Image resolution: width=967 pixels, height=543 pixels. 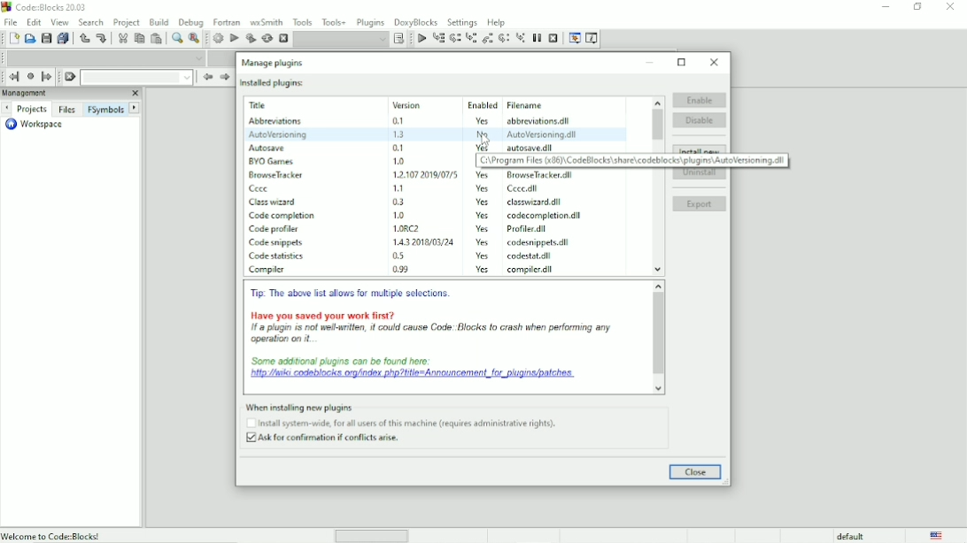 What do you see at coordinates (397, 202) in the screenshot?
I see `version ` at bounding box center [397, 202].